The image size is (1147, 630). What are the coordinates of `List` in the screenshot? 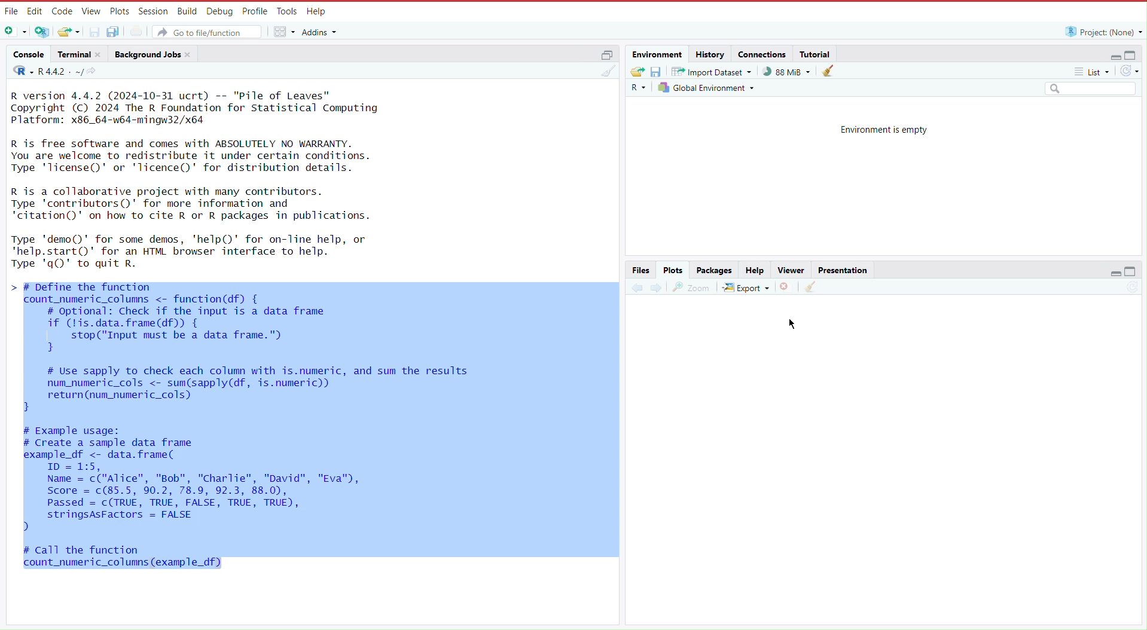 It's located at (1094, 74).